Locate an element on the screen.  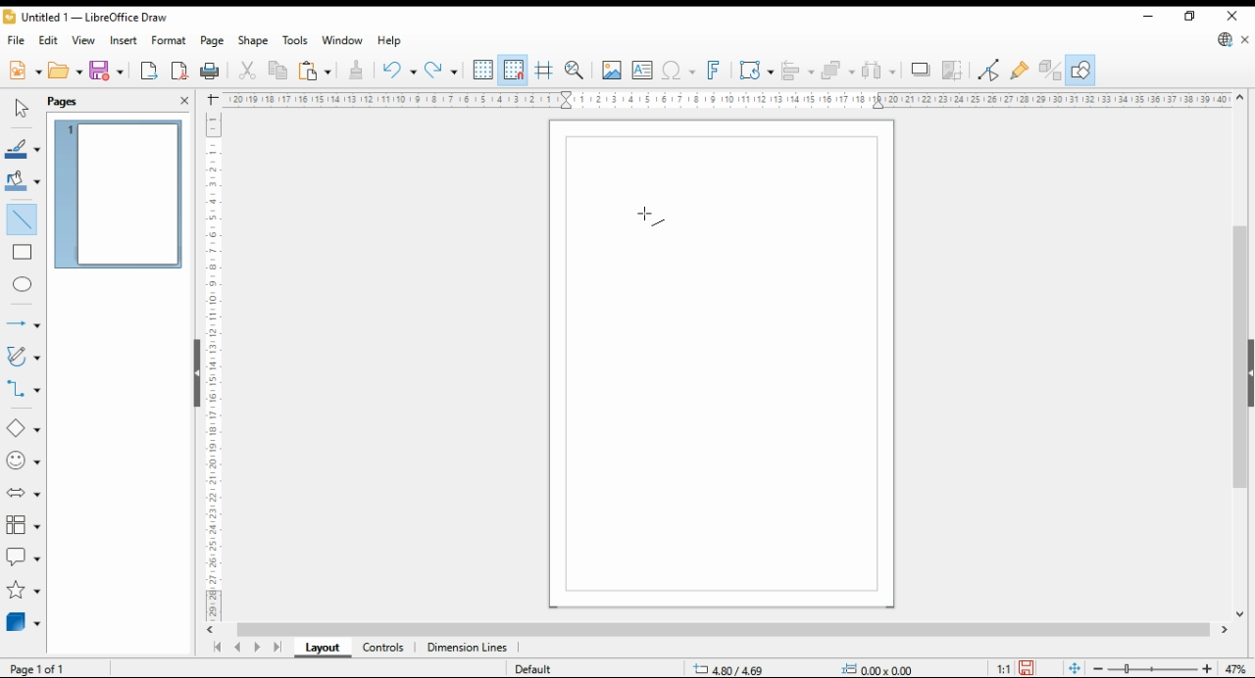
select is located at coordinates (19, 109).